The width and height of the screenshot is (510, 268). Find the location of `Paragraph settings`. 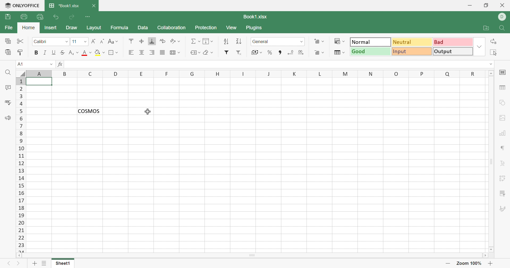

Paragraph settings is located at coordinates (502, 149).